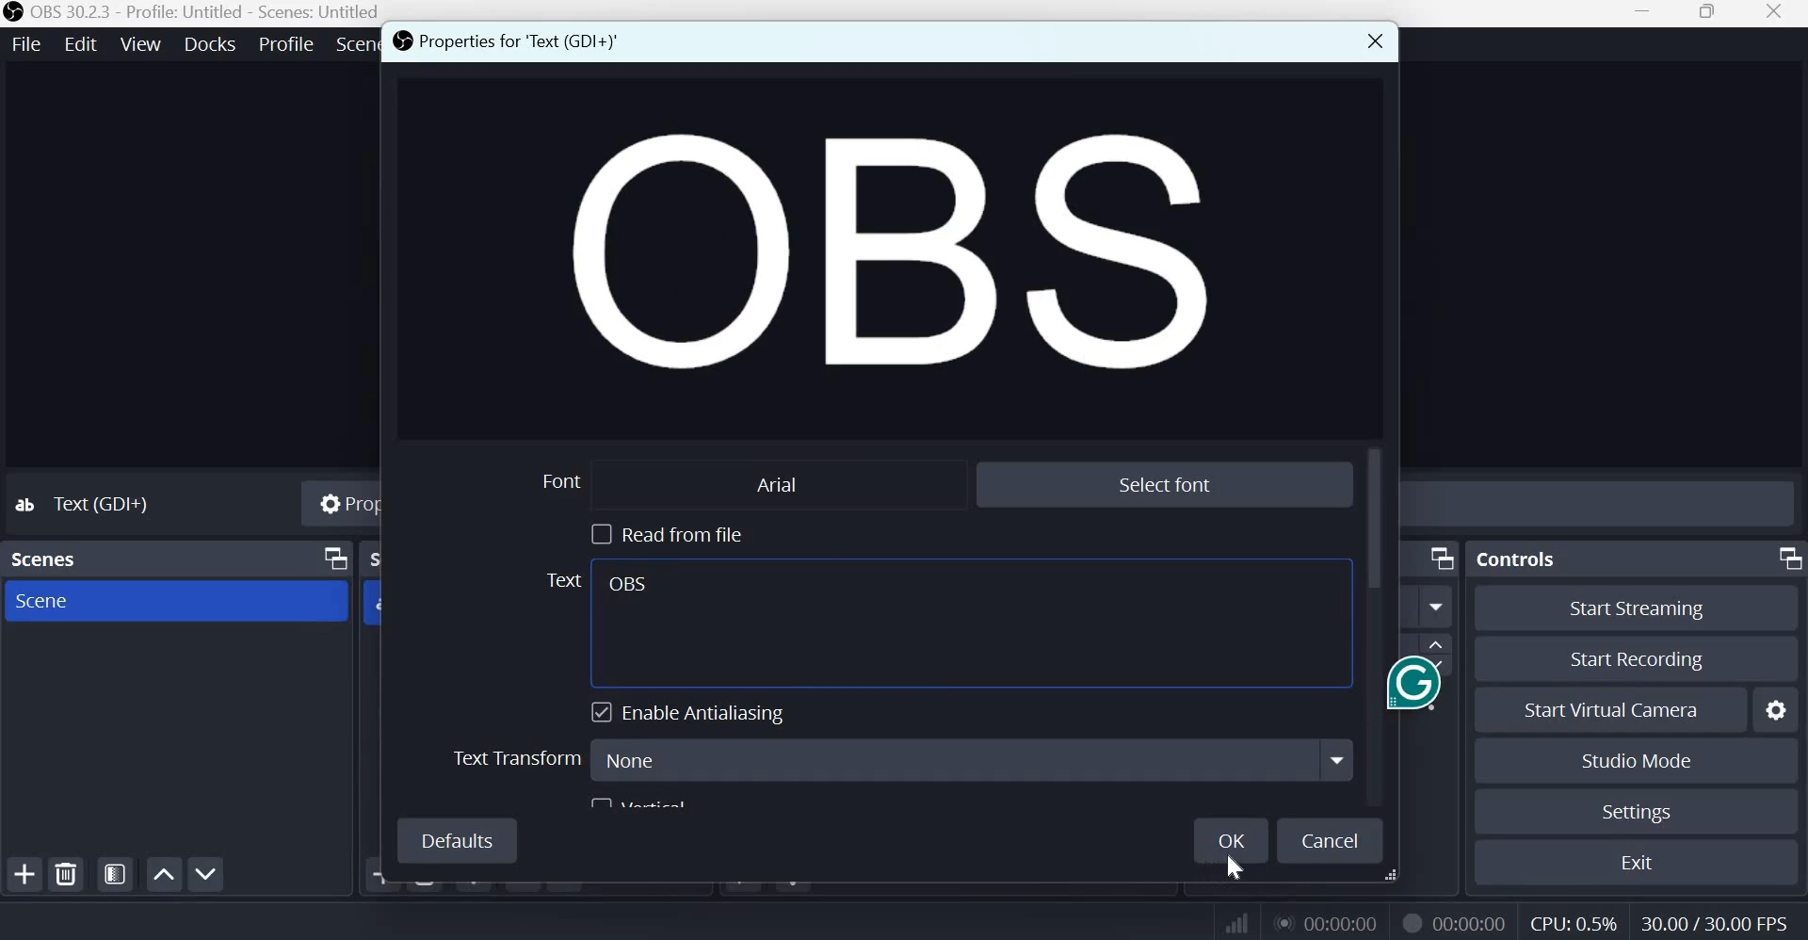 The height and width of the screenshot is (940, 1808). Describe the element at coordinates (1440, 557) in the screenshot. I see ` Dock Options icon` at that location.